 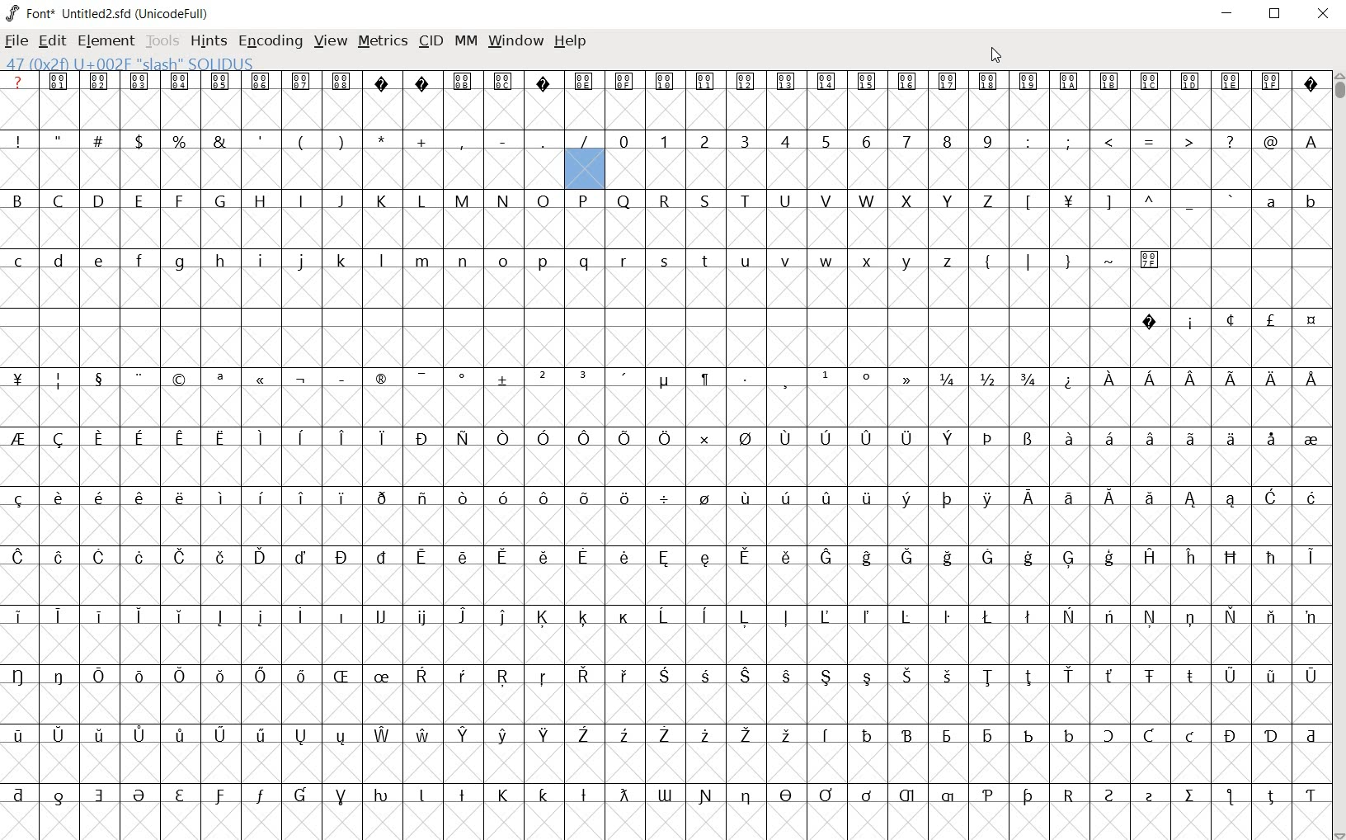 I want to click on empty cells, so click(x=666, y=586).